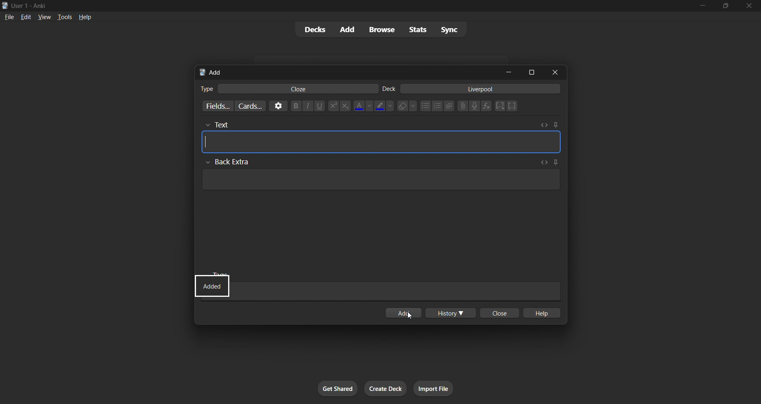 Image resolution: width=761 pixels, height=404 pixels. What do you see at coordinates (23, 17) in the screenshot?
I see `edit` at bounding box center [23, 17].